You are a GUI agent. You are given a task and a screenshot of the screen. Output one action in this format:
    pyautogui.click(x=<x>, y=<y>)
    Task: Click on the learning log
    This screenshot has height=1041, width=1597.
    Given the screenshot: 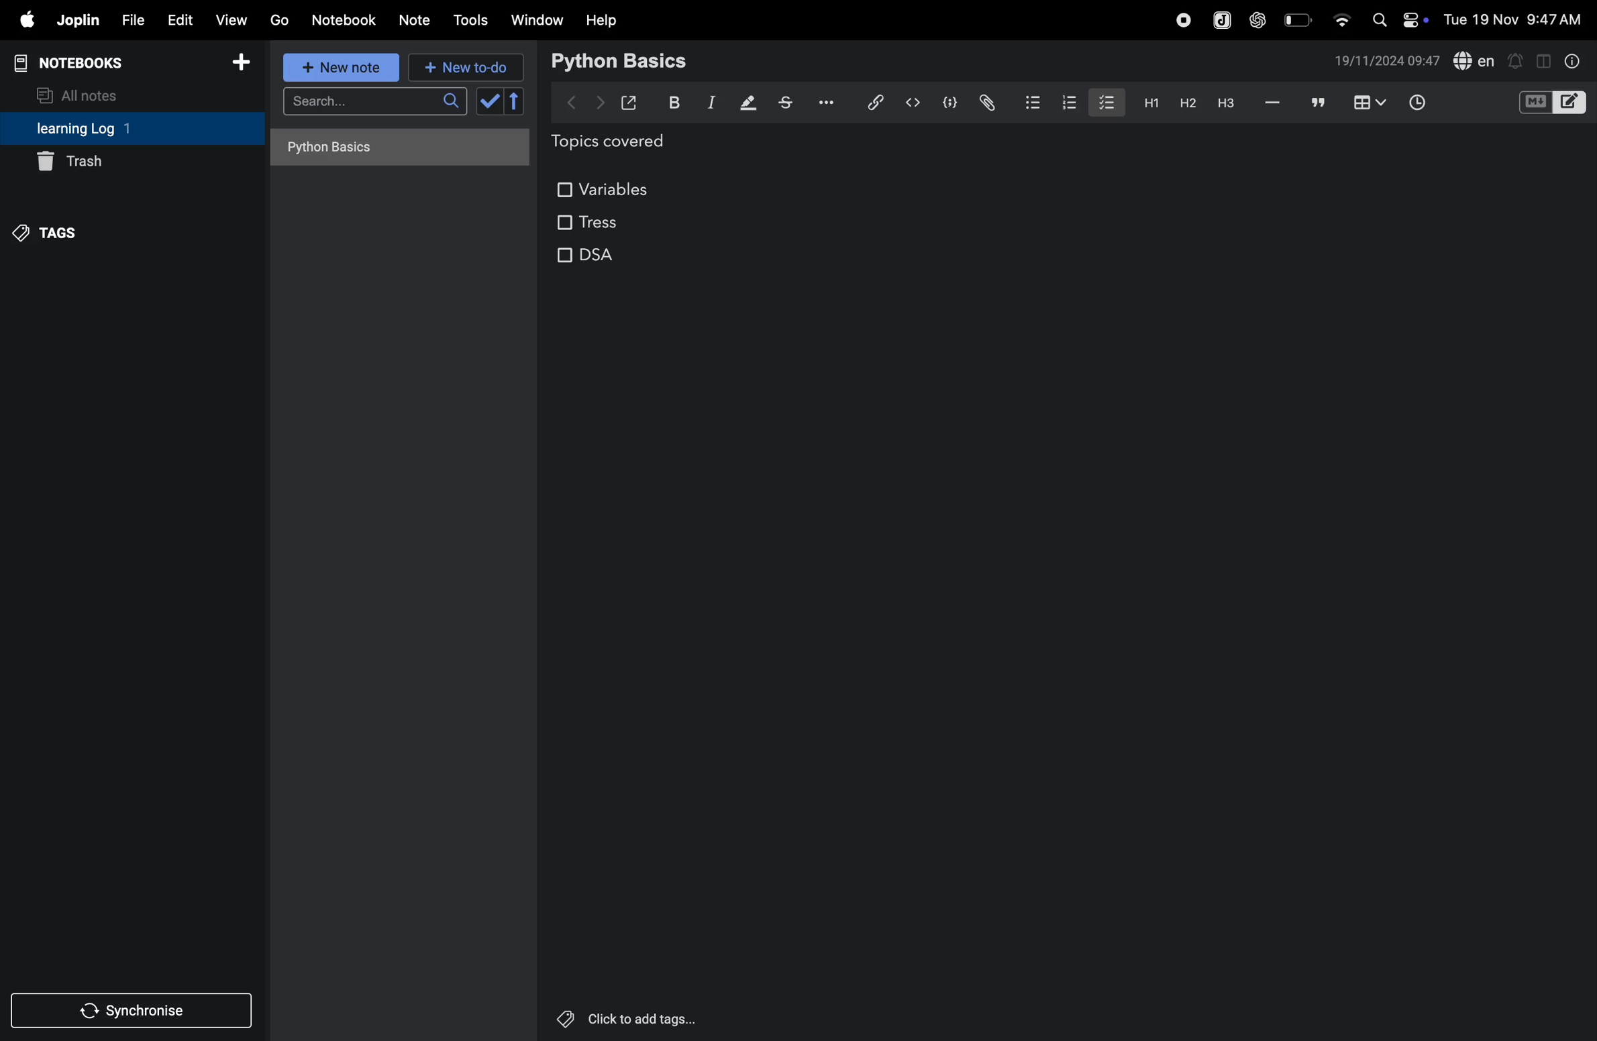 What is the action you would take?
    pyautogui.click(x=103, y=129)
    